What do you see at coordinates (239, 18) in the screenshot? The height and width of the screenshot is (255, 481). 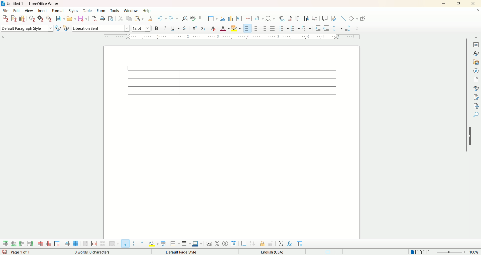 I see `insert text box` at bounding box center [239, 18].